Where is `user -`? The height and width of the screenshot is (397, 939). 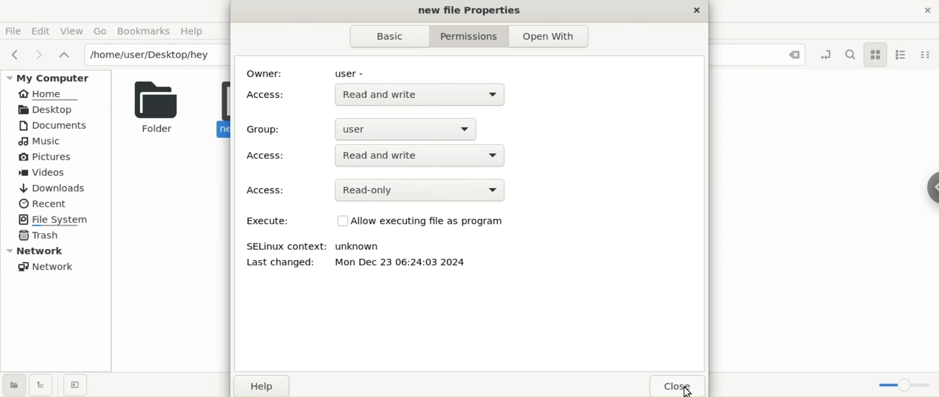
user - is located at coordinates (351, 73).